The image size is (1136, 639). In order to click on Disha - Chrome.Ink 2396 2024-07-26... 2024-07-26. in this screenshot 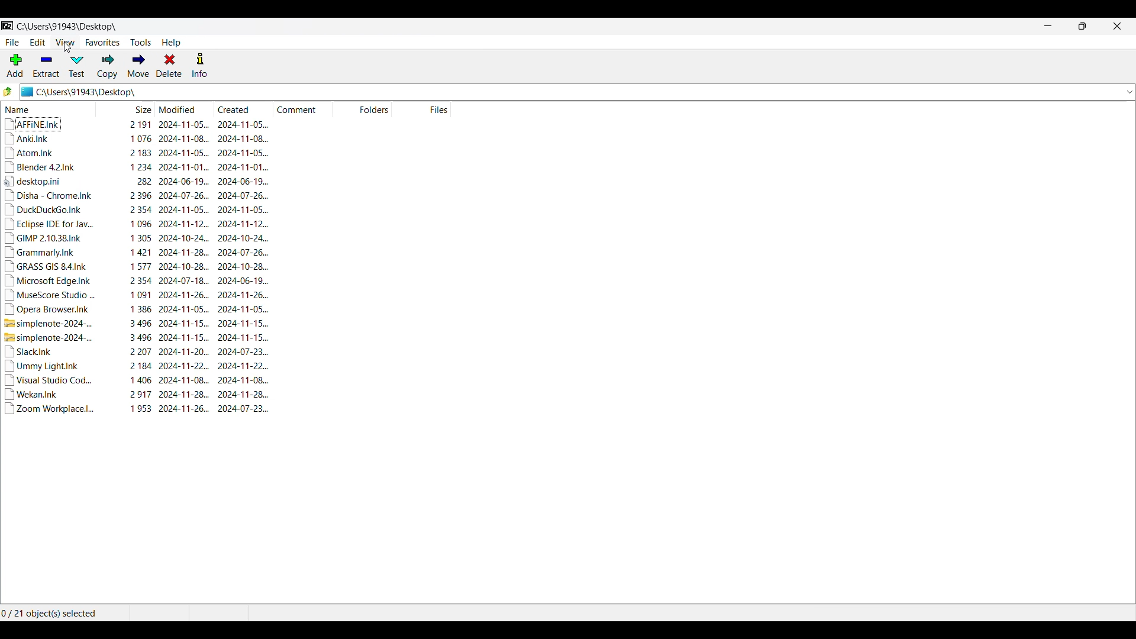, I will do `click(137, 195)`.